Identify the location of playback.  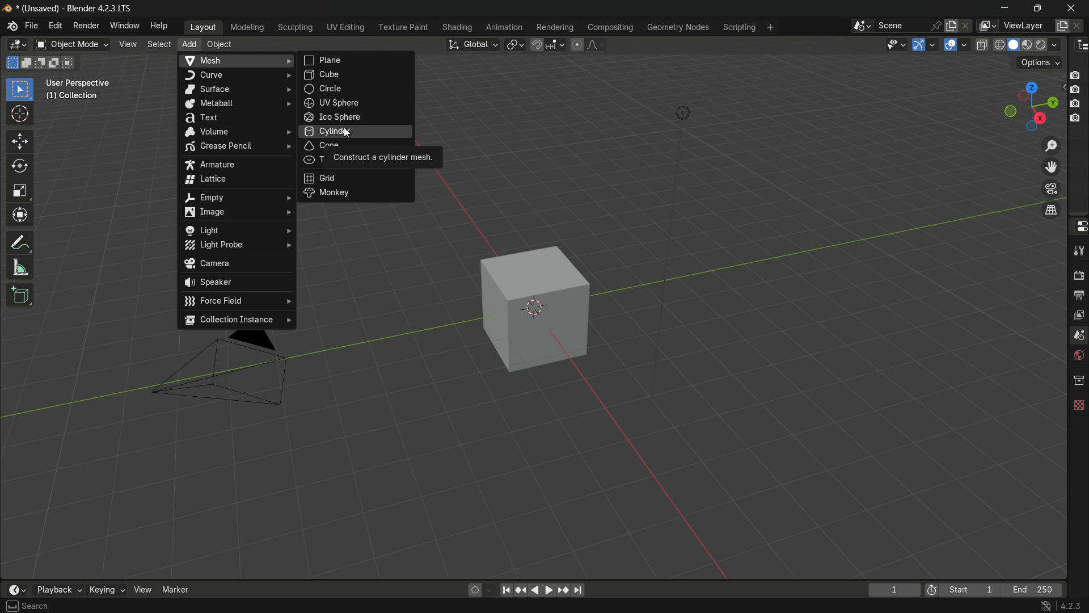
(58, 591).